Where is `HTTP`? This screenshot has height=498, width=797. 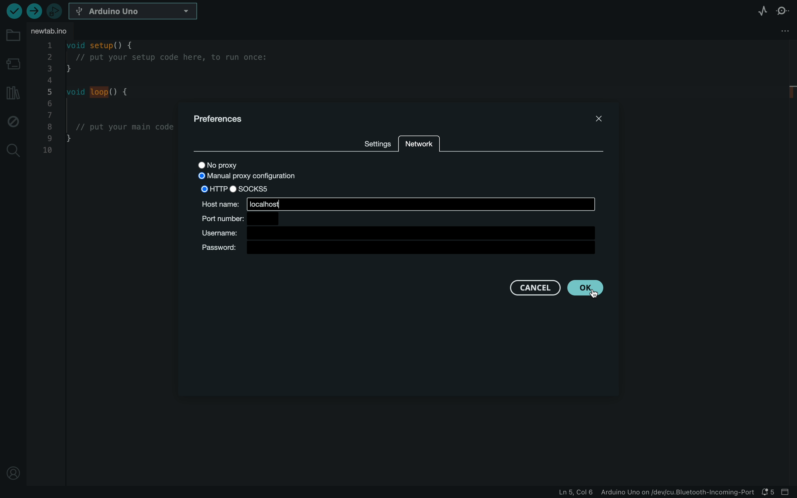 HTTP is located at coordinates (213, 187).